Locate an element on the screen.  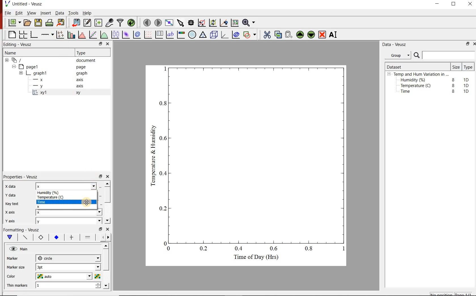
3pt is located at coordinates (47, 267).